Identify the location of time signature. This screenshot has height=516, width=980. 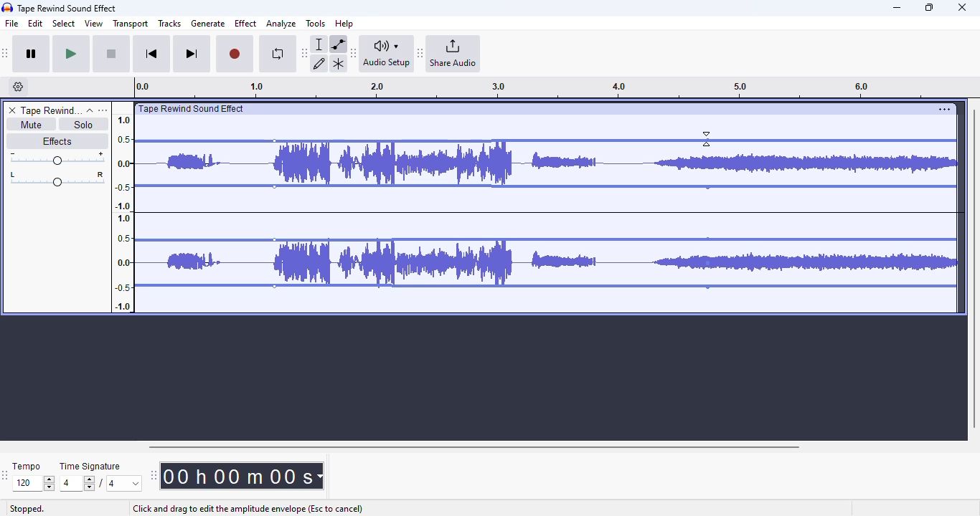
(90, 467).